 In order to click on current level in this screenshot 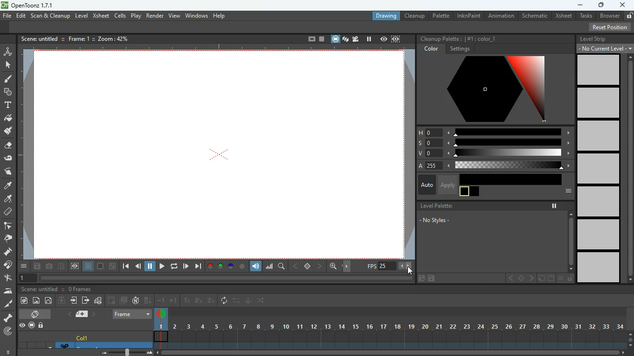, I will do `click(605, 48)`.